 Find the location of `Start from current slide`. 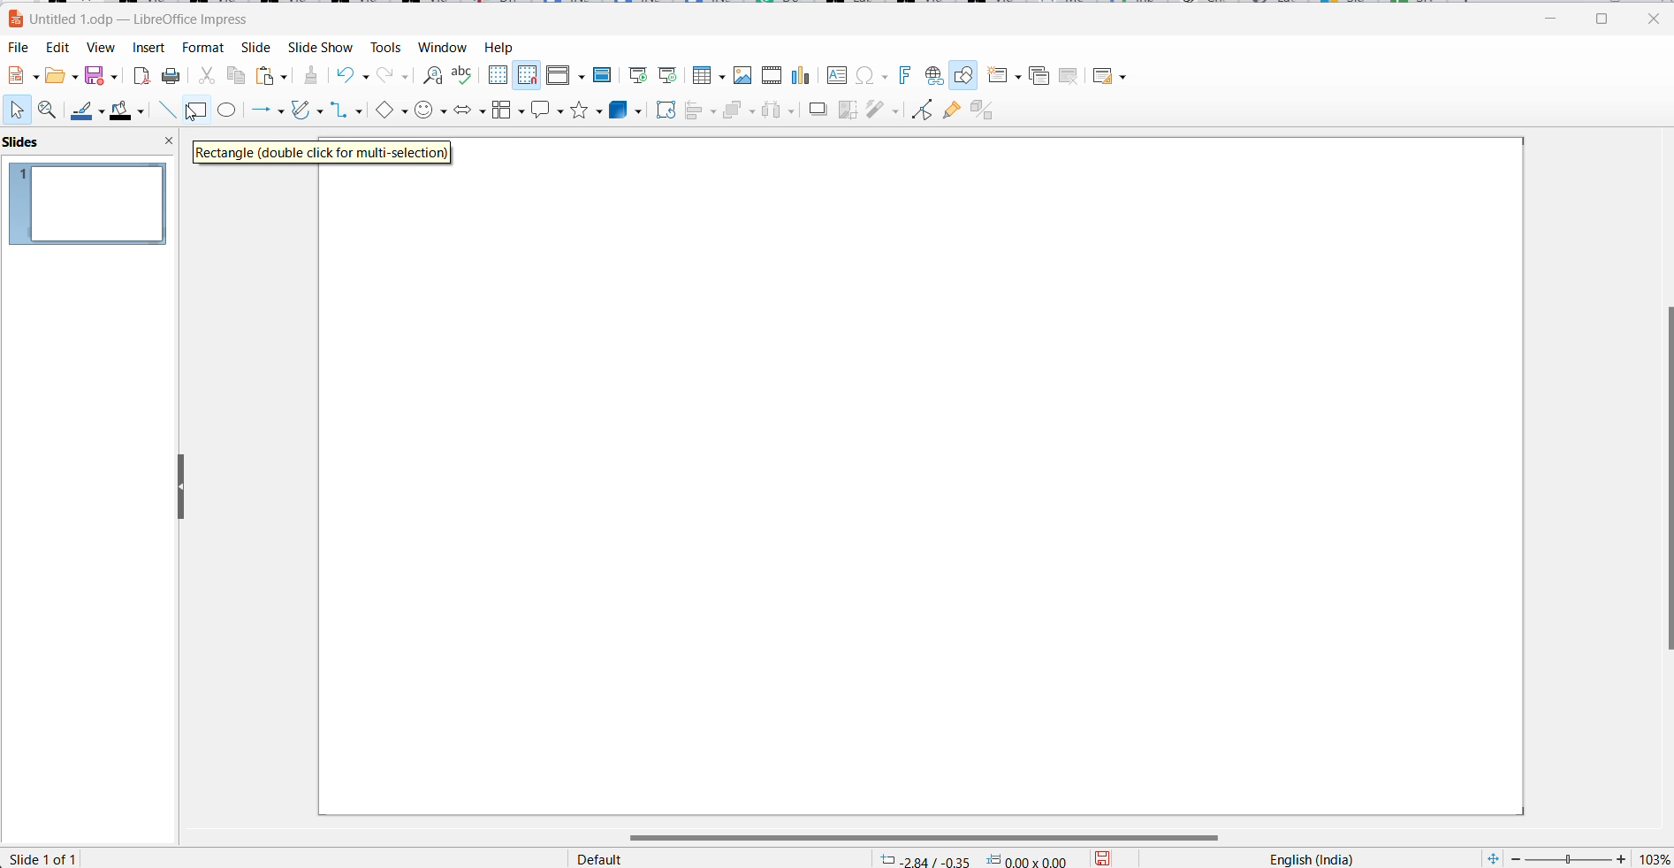

Start from current slide is located at coordinates (668, 75).